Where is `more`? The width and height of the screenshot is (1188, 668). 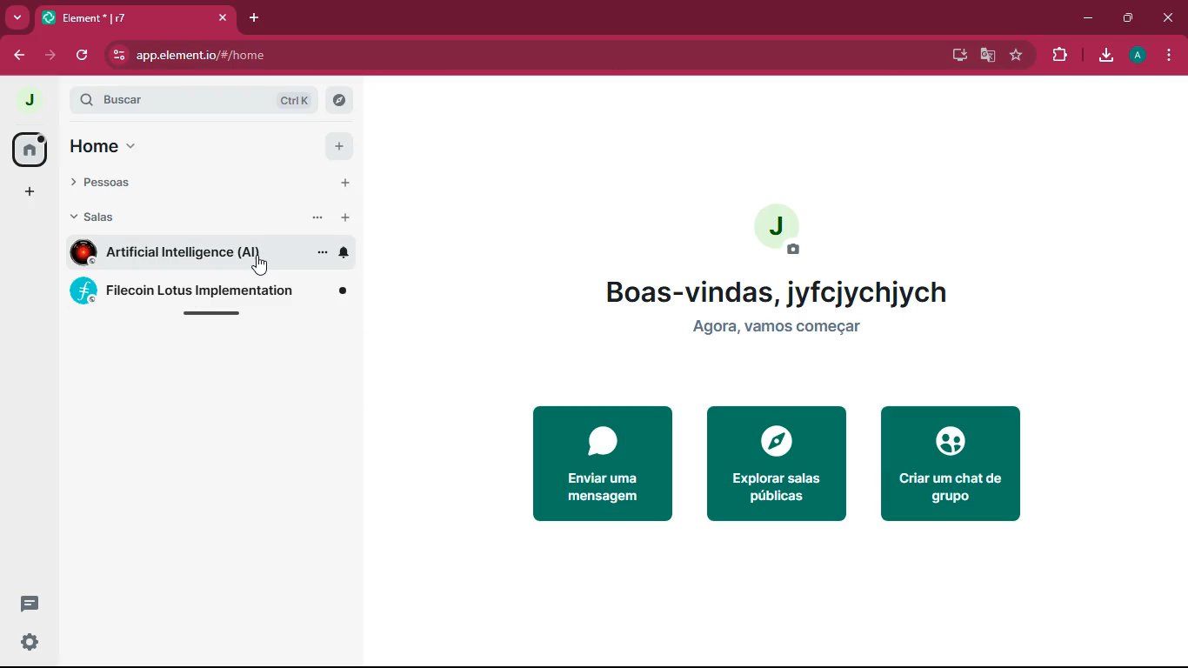 more is located at coordinates (16, 16).